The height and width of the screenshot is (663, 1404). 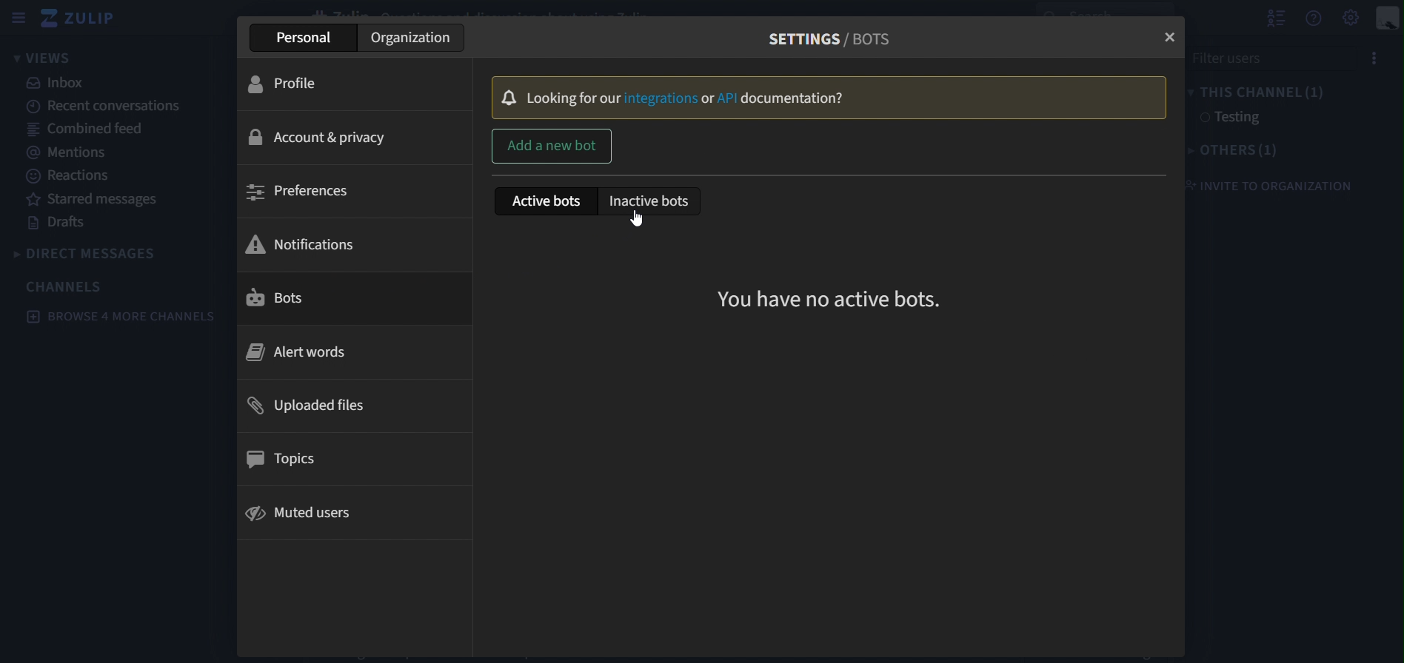 What do you see at coordinates (792, 98) in the screenshot?
I see `Documentation?` at bounding box center [792, 98].